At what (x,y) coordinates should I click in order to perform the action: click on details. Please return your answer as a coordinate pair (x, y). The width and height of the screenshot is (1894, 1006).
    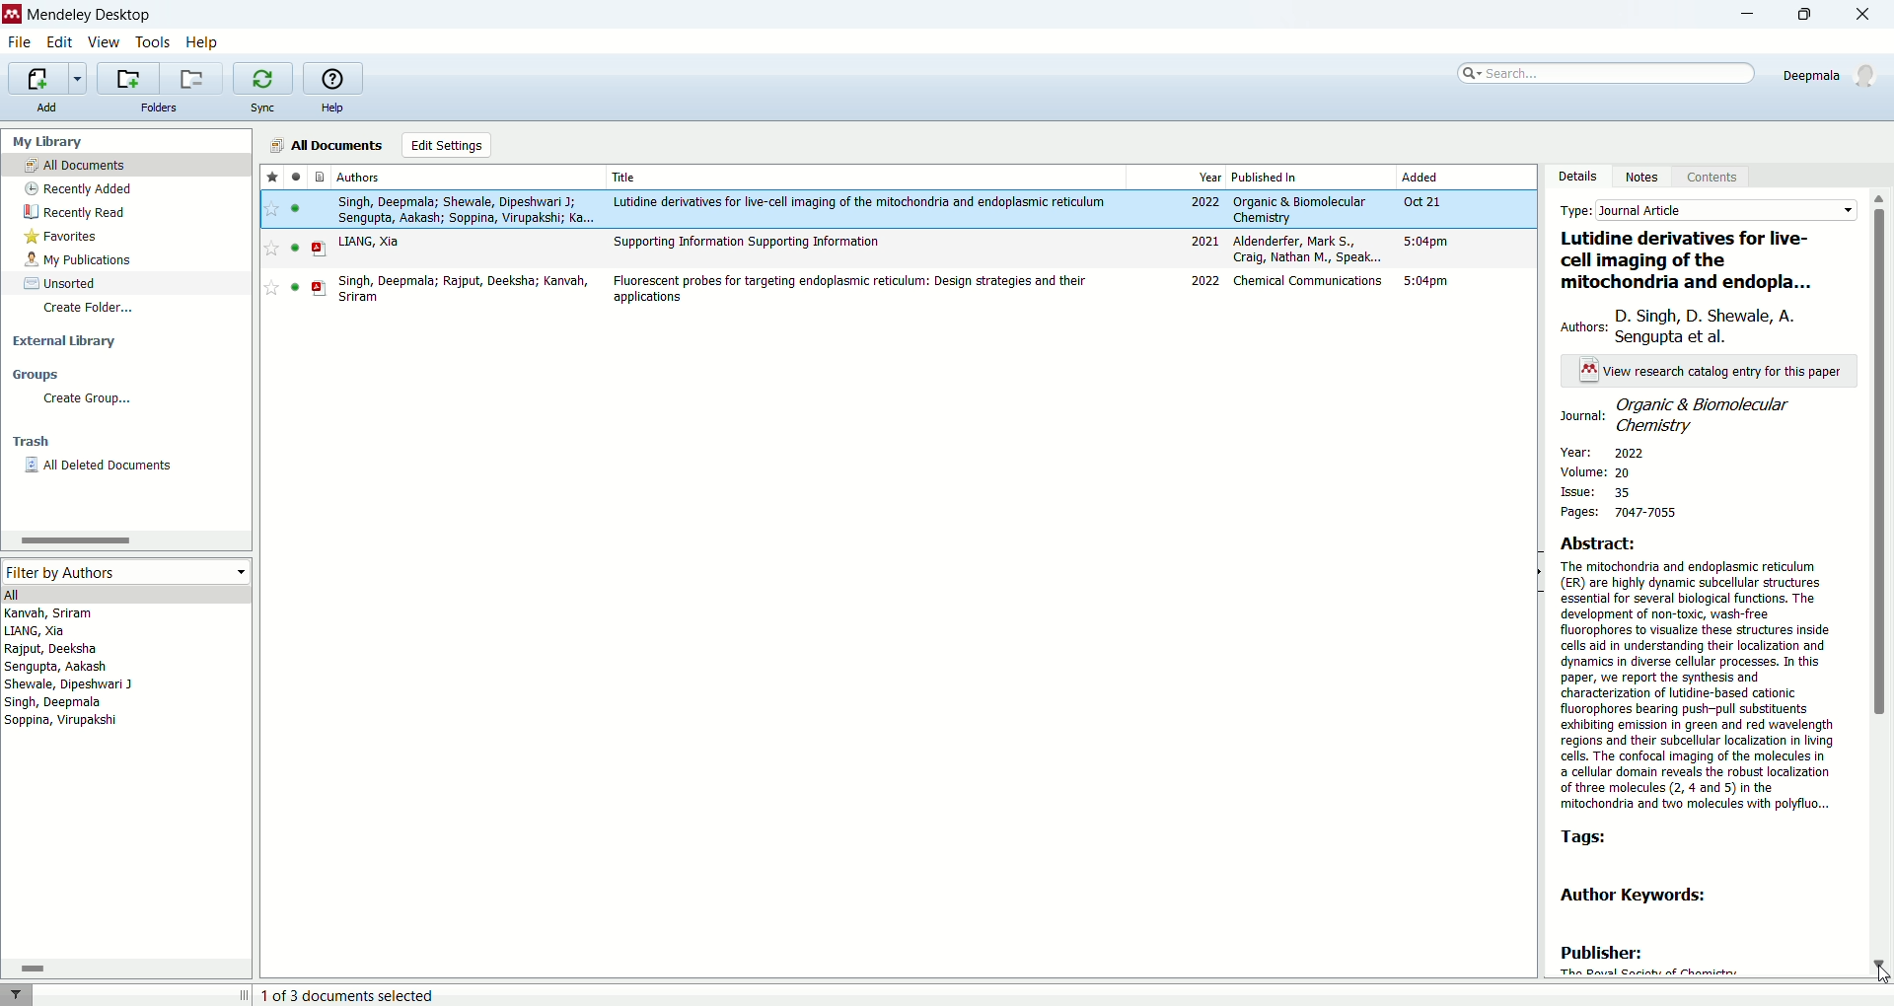
    Looking at the image, I should click on (1576, 177).